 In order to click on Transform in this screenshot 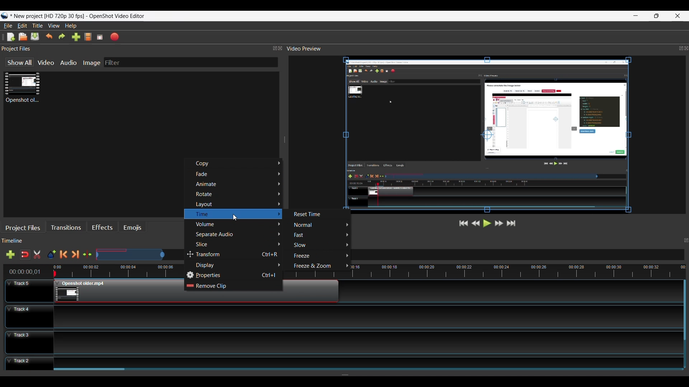, I will do `click(234, 255)`.